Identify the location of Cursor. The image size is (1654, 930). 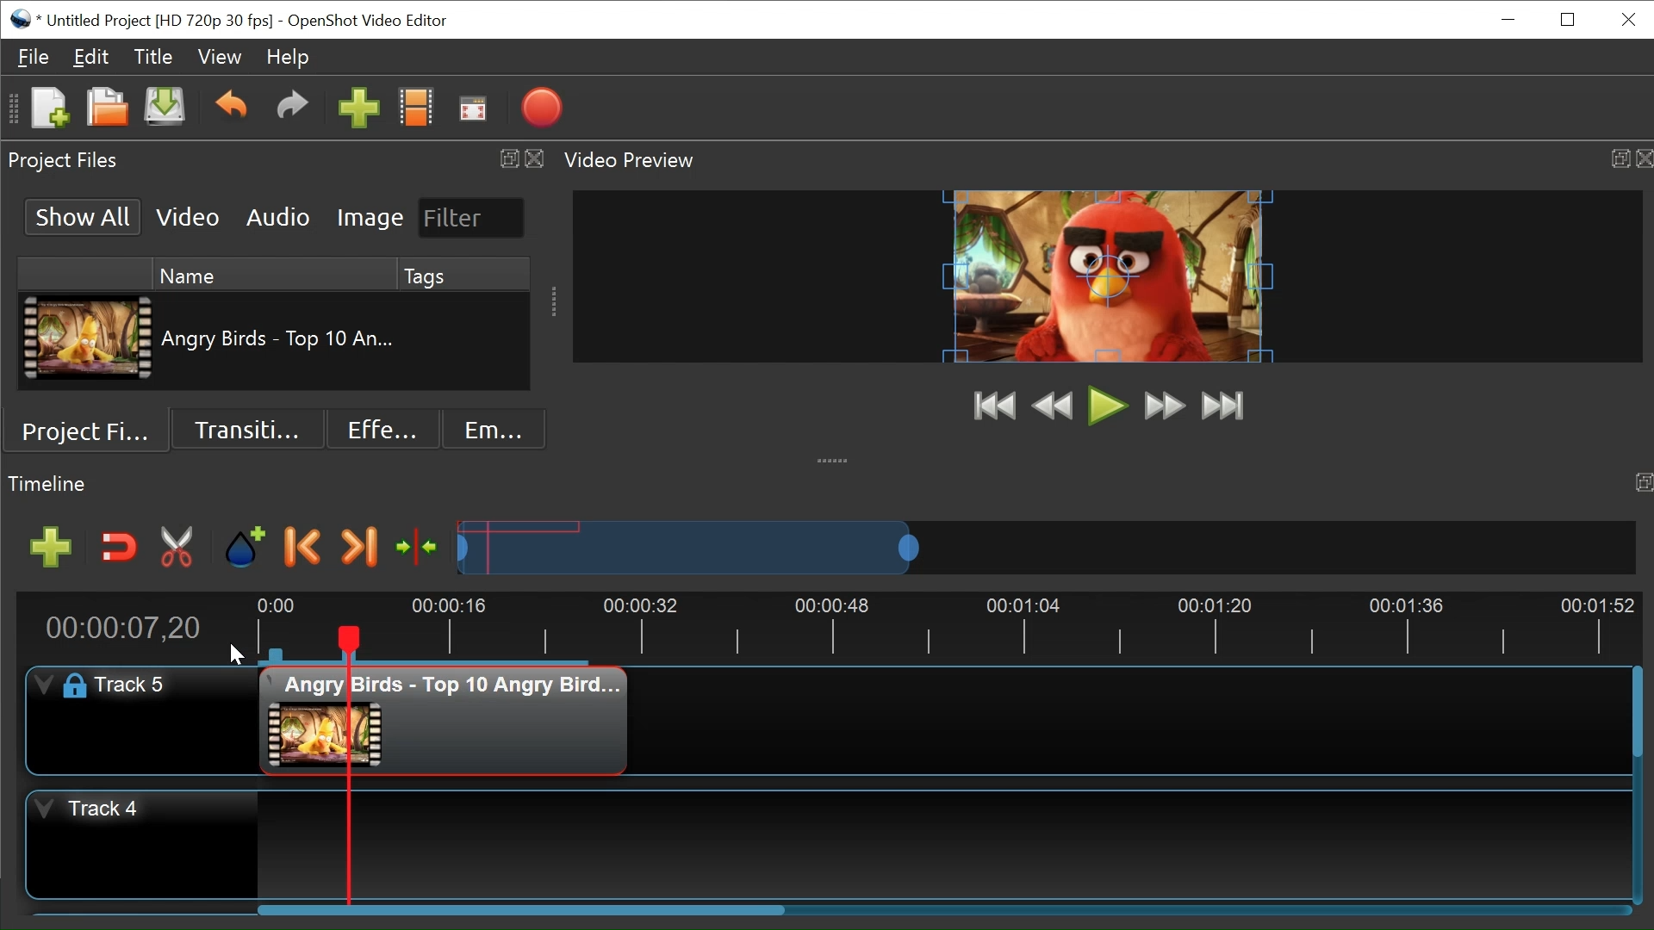
(189, 710).